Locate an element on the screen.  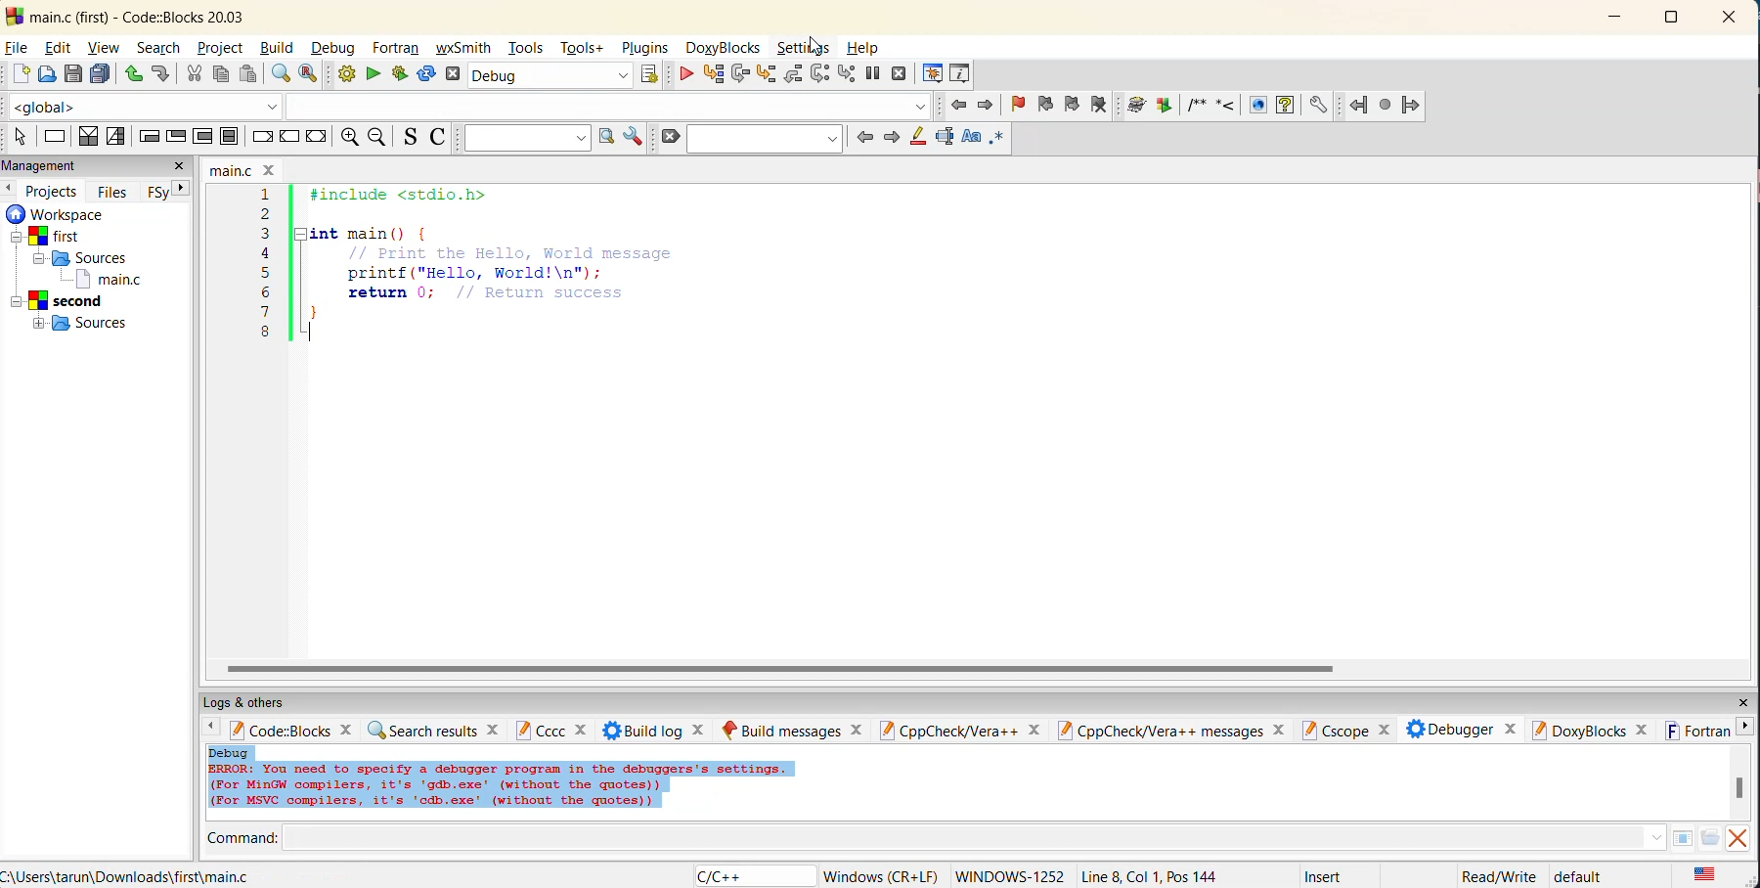
run is located at coordinates (374, 75).